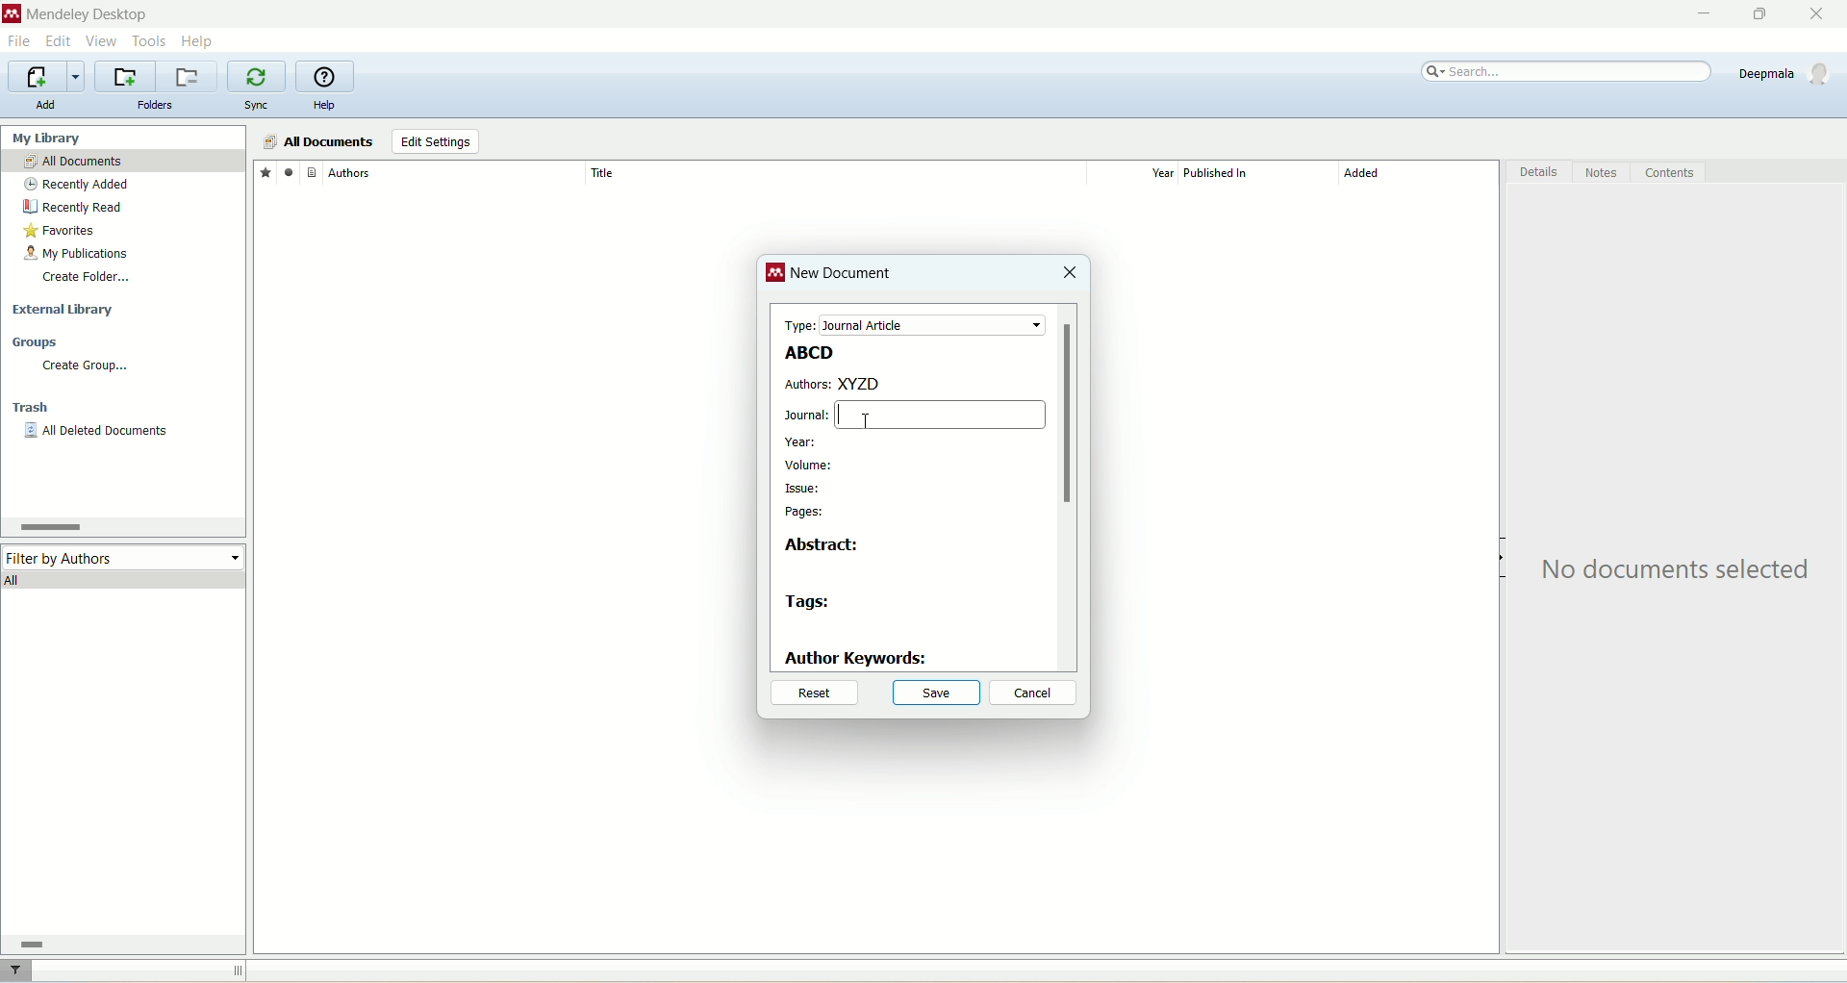 Image resolution: width=1847 pixels, height=983 pixels. What do you see at coordinates (828, 544) in the screenshot?
I see `abstract` at bounding box center [828, 544].